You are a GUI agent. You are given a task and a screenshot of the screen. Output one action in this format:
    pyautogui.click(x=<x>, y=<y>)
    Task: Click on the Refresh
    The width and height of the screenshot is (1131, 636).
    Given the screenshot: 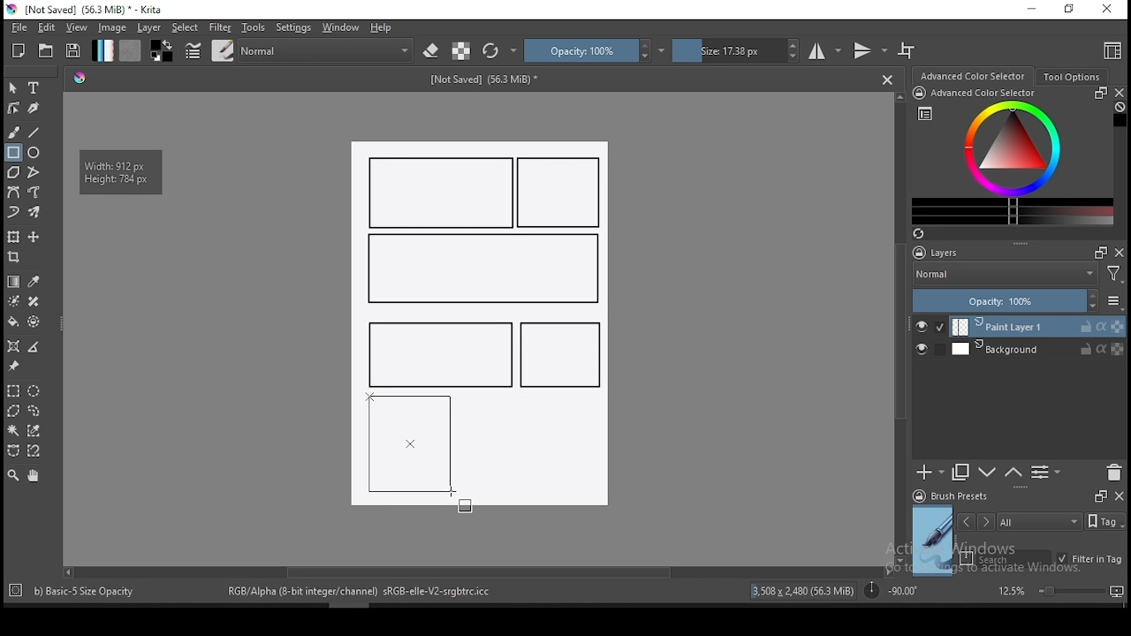 What is the action you would take?
    pyautogui.click(x=925, y=235)
    